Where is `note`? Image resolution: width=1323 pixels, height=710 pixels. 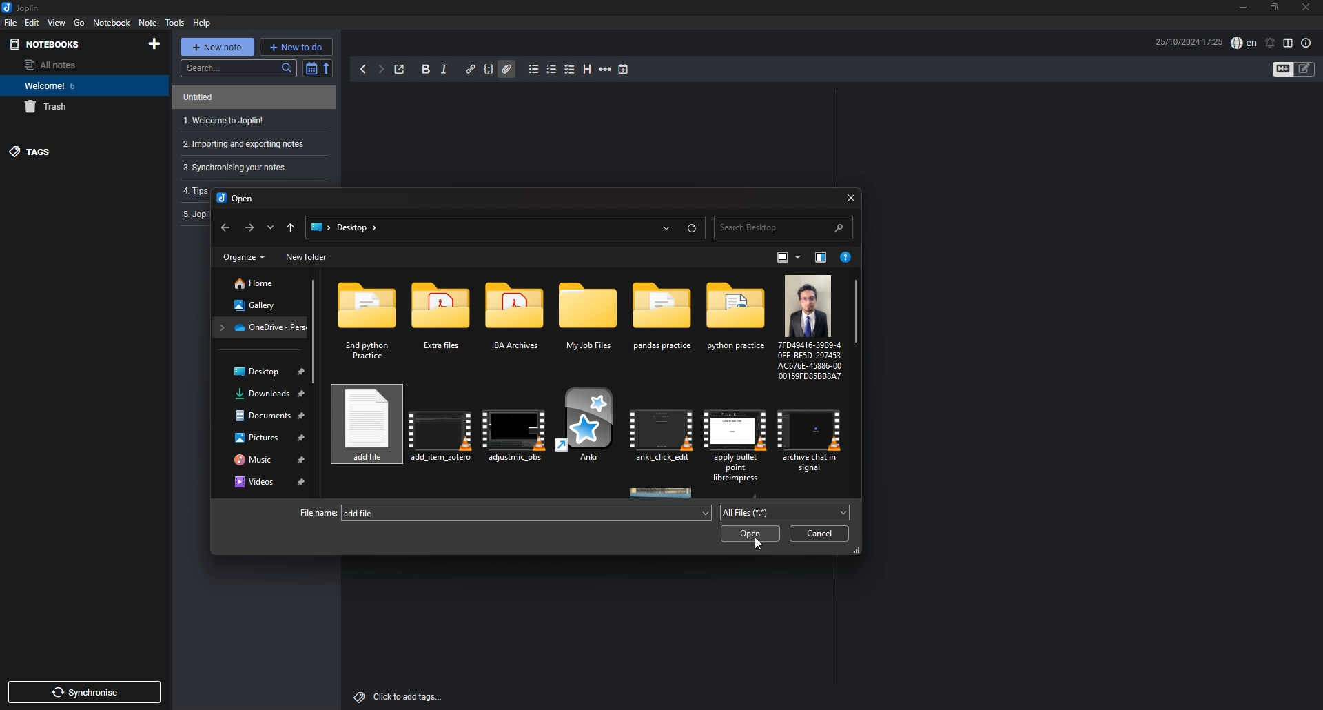 note is located at coordinates (249, 97).